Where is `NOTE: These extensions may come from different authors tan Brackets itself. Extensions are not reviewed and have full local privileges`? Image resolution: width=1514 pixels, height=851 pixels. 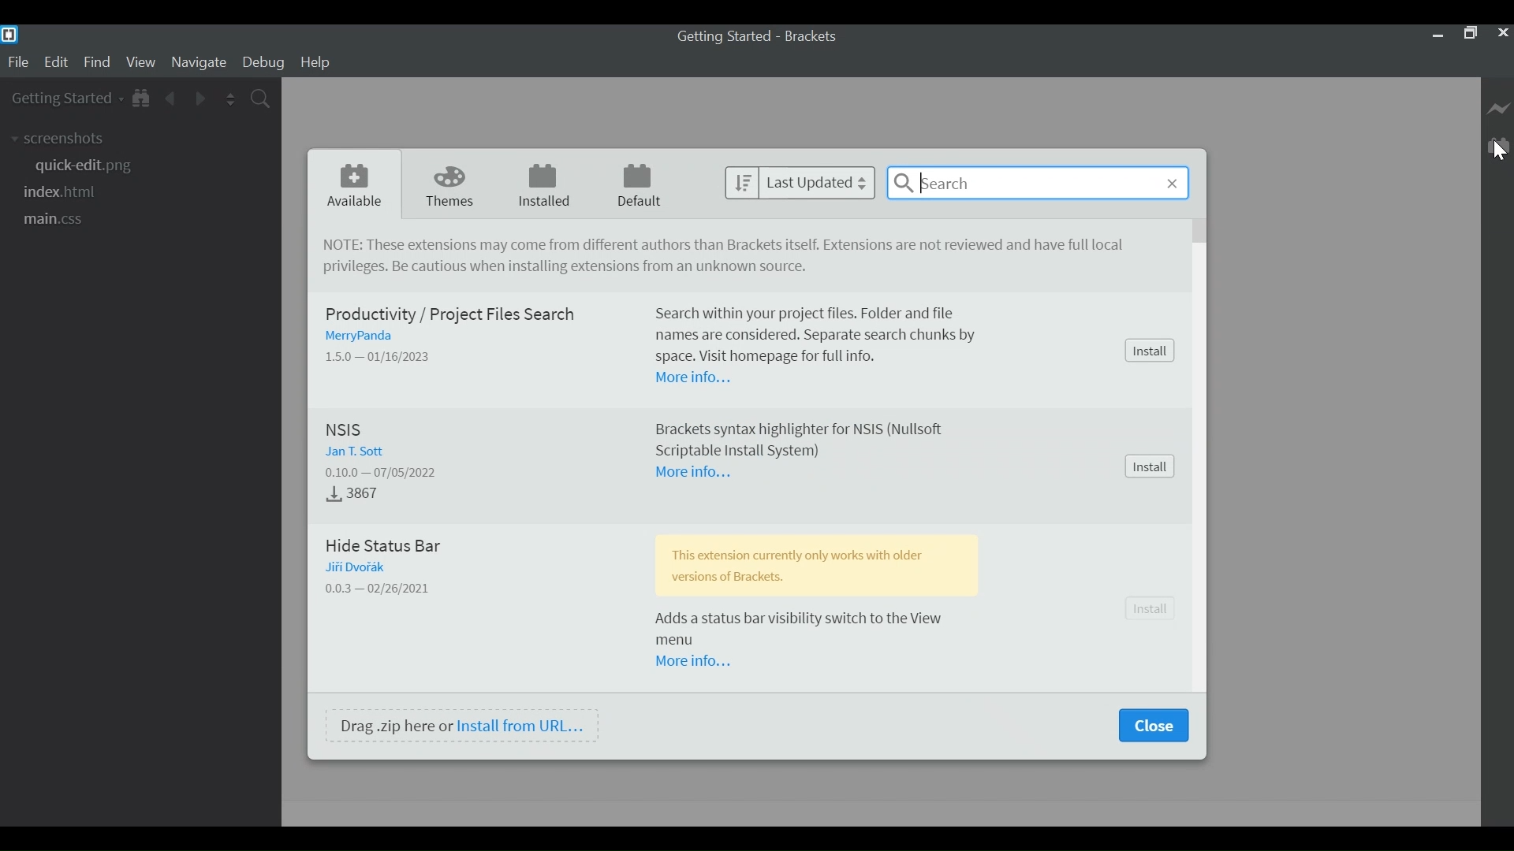
NOTE: These extensions may come from different authors tan Brackets itself. Extensions are not reviewed and have full local privileges is located at coordinates (710, 246).